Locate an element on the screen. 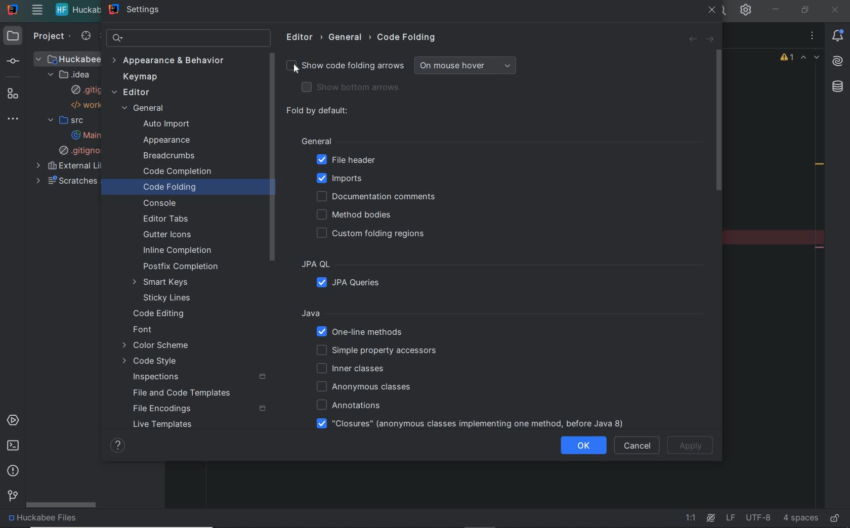  AI assistant is located at coordinates (839, 60).